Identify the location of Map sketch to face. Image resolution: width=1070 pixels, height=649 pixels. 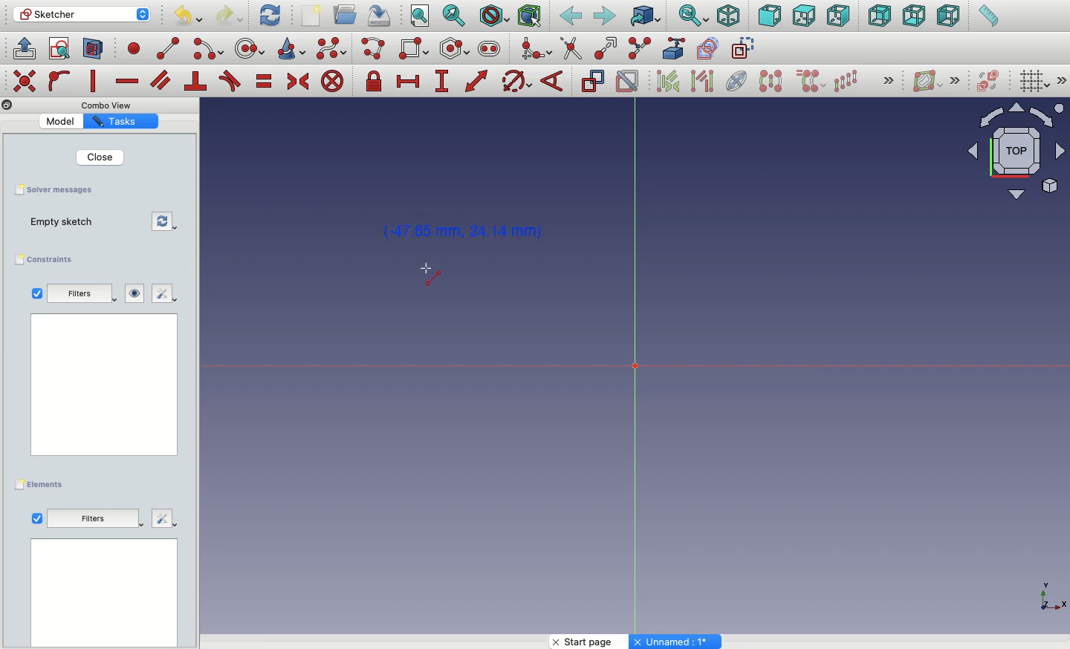
(94, 49).